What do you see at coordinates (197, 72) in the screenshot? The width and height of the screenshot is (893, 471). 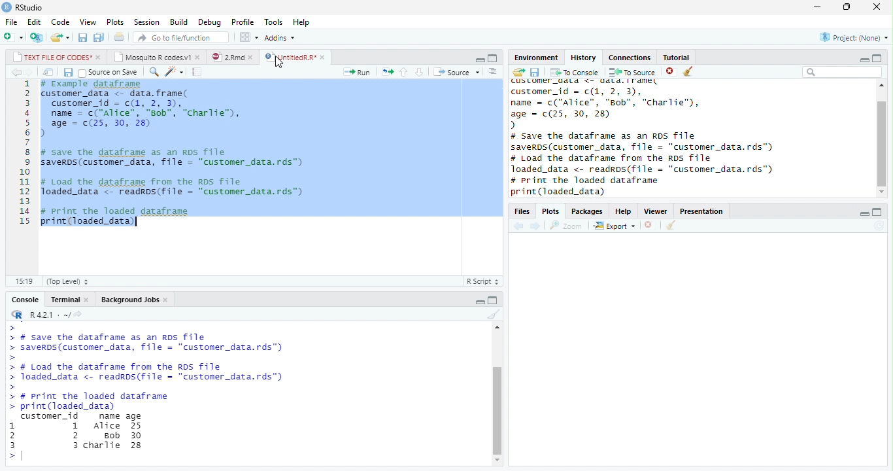 I see `compile report` at bounding box center [197, 72].